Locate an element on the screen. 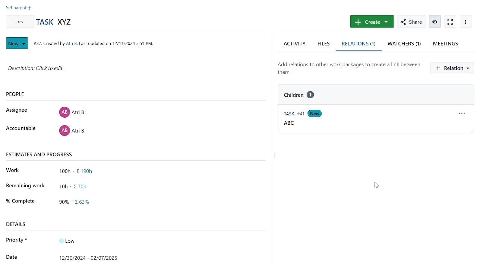 The image size is (477, 268). work is located at coordinates (15, 170).